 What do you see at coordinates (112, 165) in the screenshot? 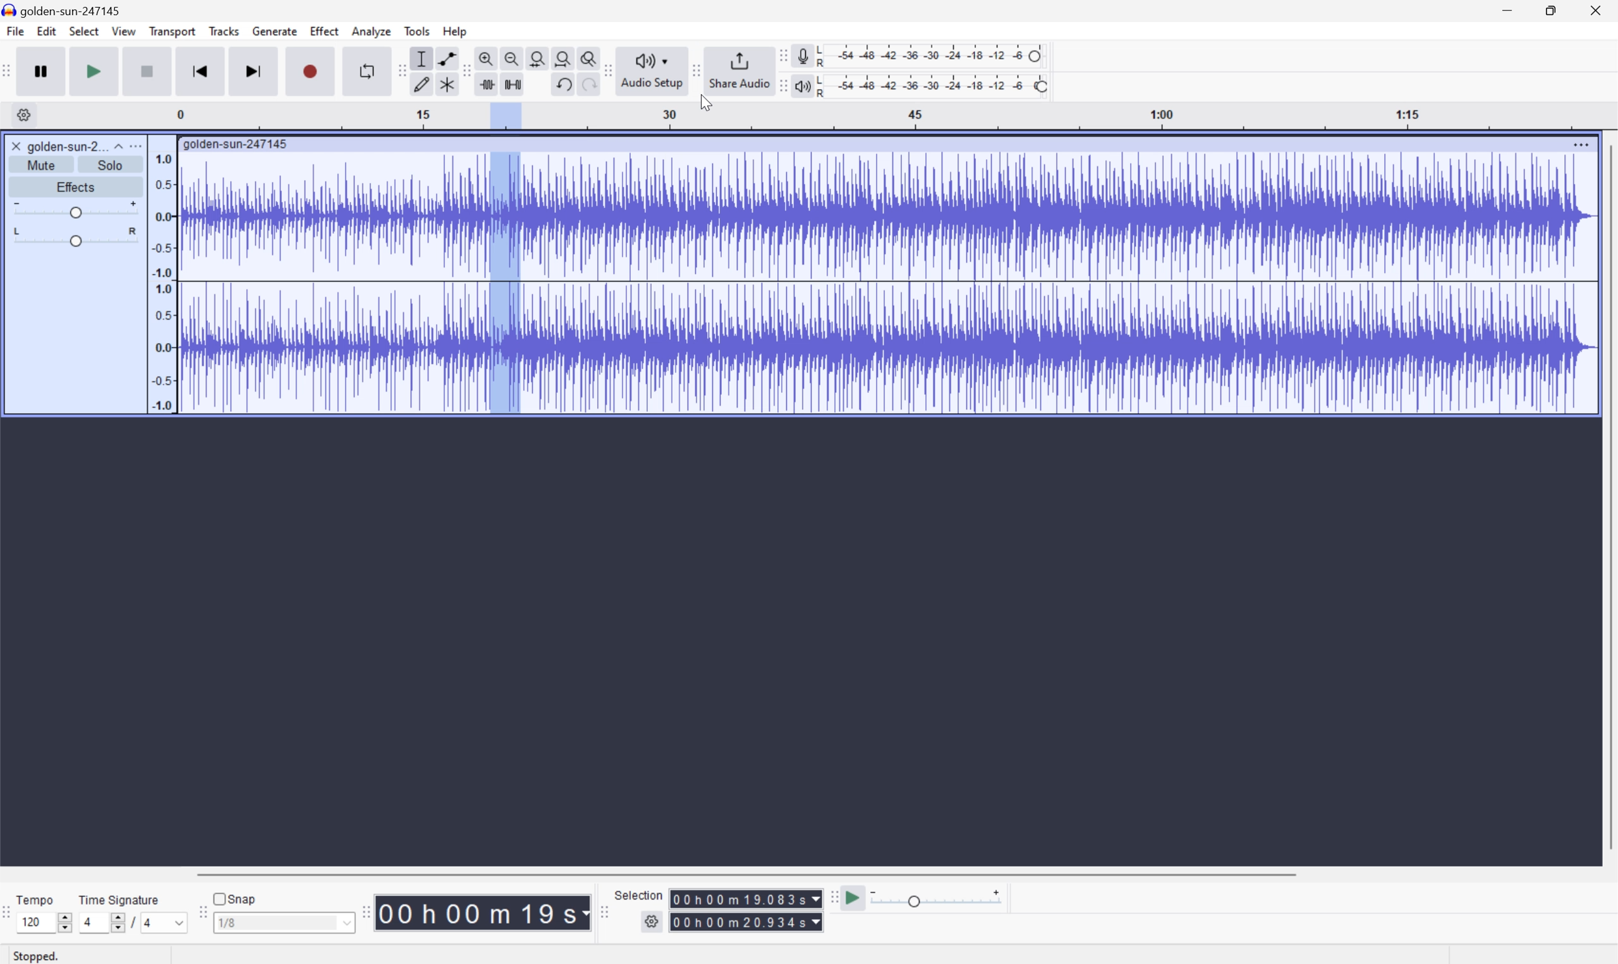
I see `Solo` at bounding box center [112, 165].